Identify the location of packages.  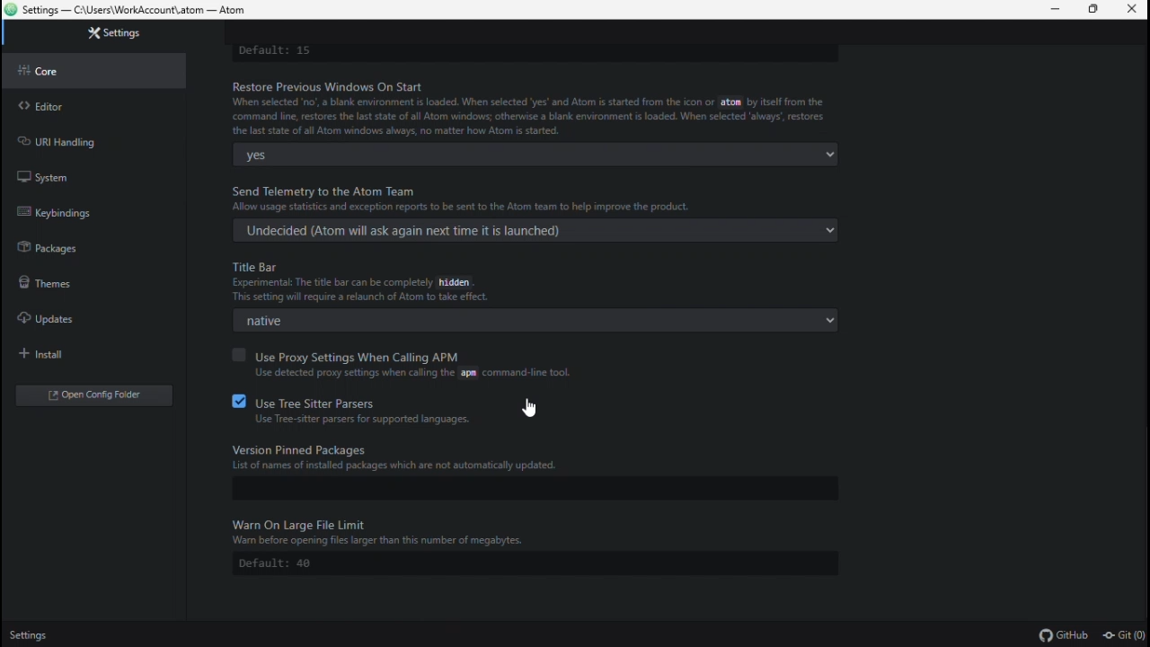
(77, 246).